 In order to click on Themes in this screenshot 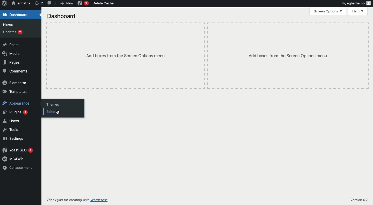, I will do `click(55, 104)`.